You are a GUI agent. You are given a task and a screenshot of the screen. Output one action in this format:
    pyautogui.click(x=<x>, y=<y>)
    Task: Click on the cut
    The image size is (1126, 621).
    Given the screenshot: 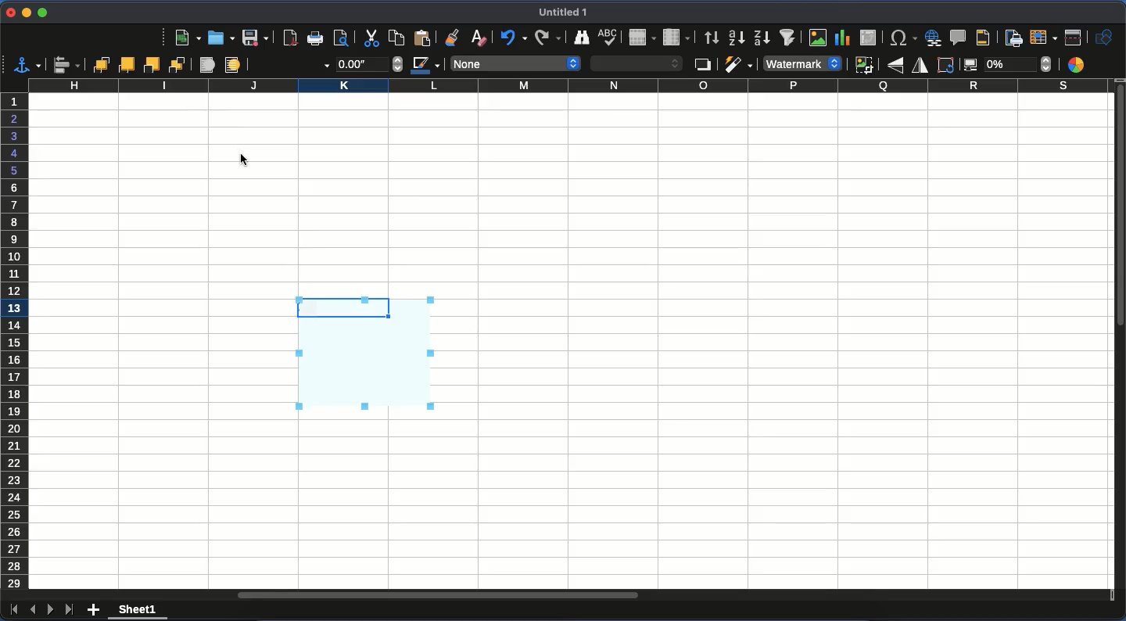 What is the action you would take?
    pyautogui.click(x=369, y=39)
    